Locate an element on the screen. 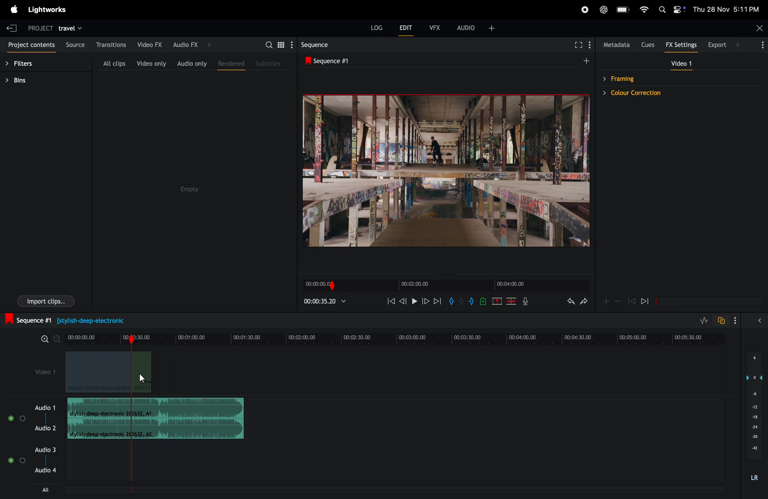 This screenshot has width=768, height=499. video fx is located at coordinates (149, 44).